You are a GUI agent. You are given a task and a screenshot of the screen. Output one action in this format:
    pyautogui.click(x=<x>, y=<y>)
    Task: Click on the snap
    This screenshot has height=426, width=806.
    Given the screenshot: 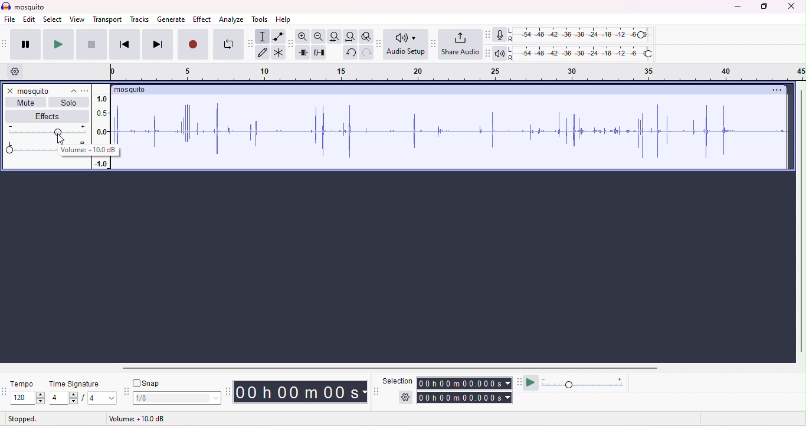 What is the action you would take?
    pyautogui.click(x=147, y=384)
    